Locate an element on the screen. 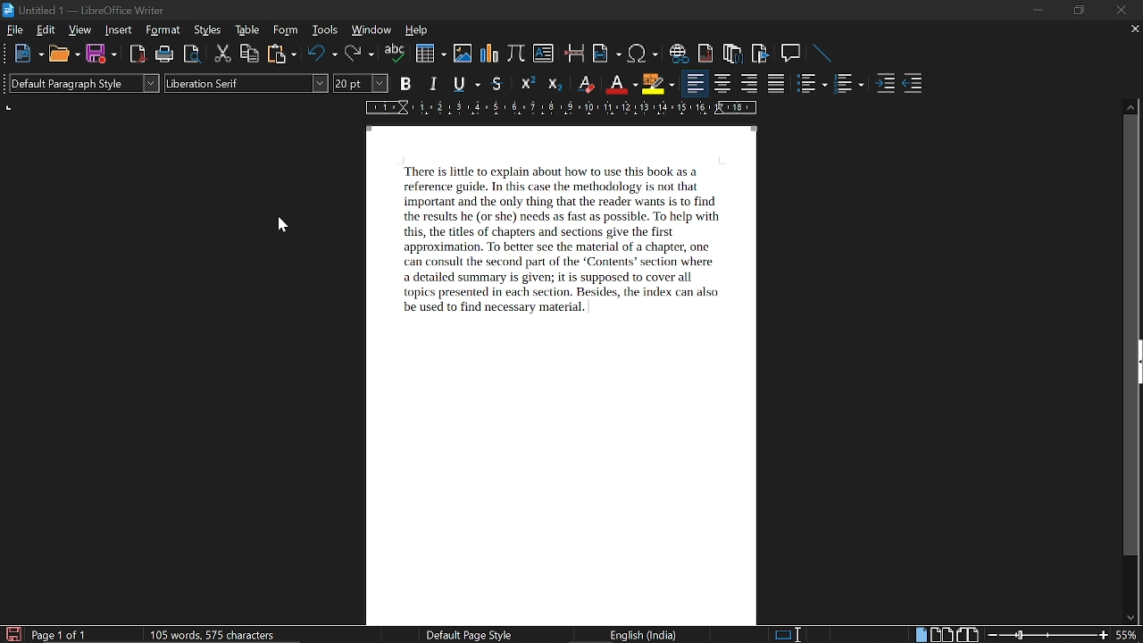 The image size is (1143, 643). insert field is located at coordinates (606, 54).